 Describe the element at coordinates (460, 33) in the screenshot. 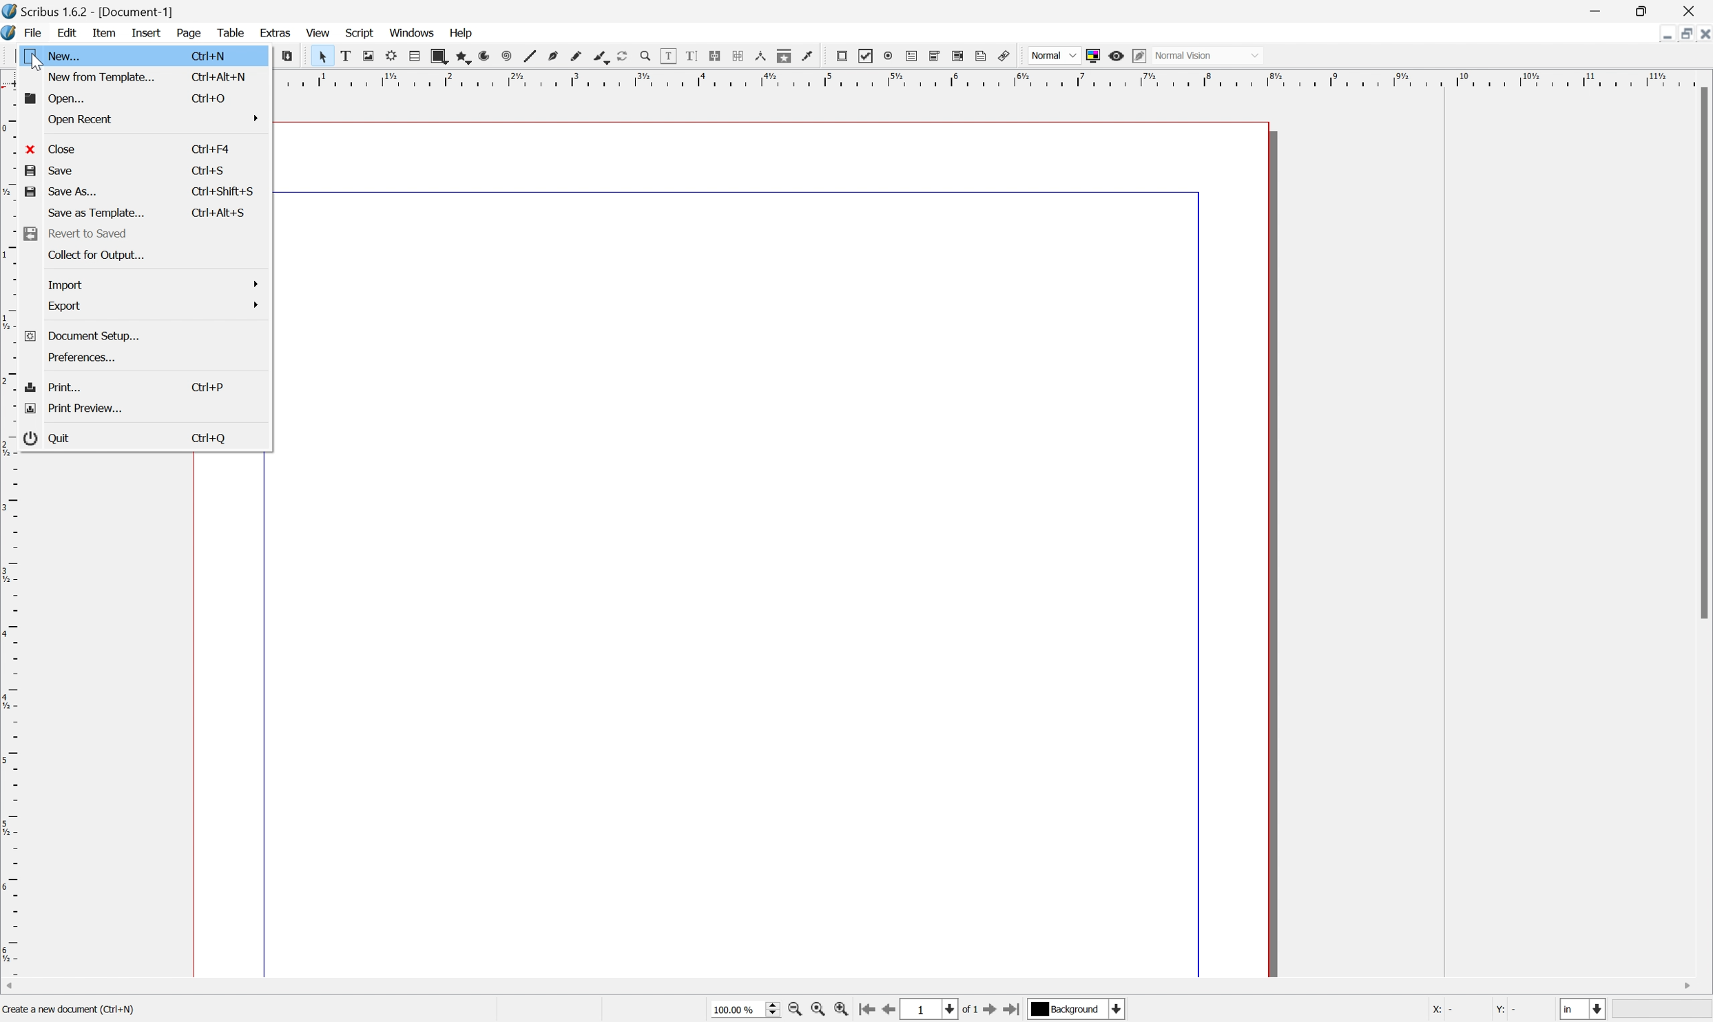

I see `Help` at that location.